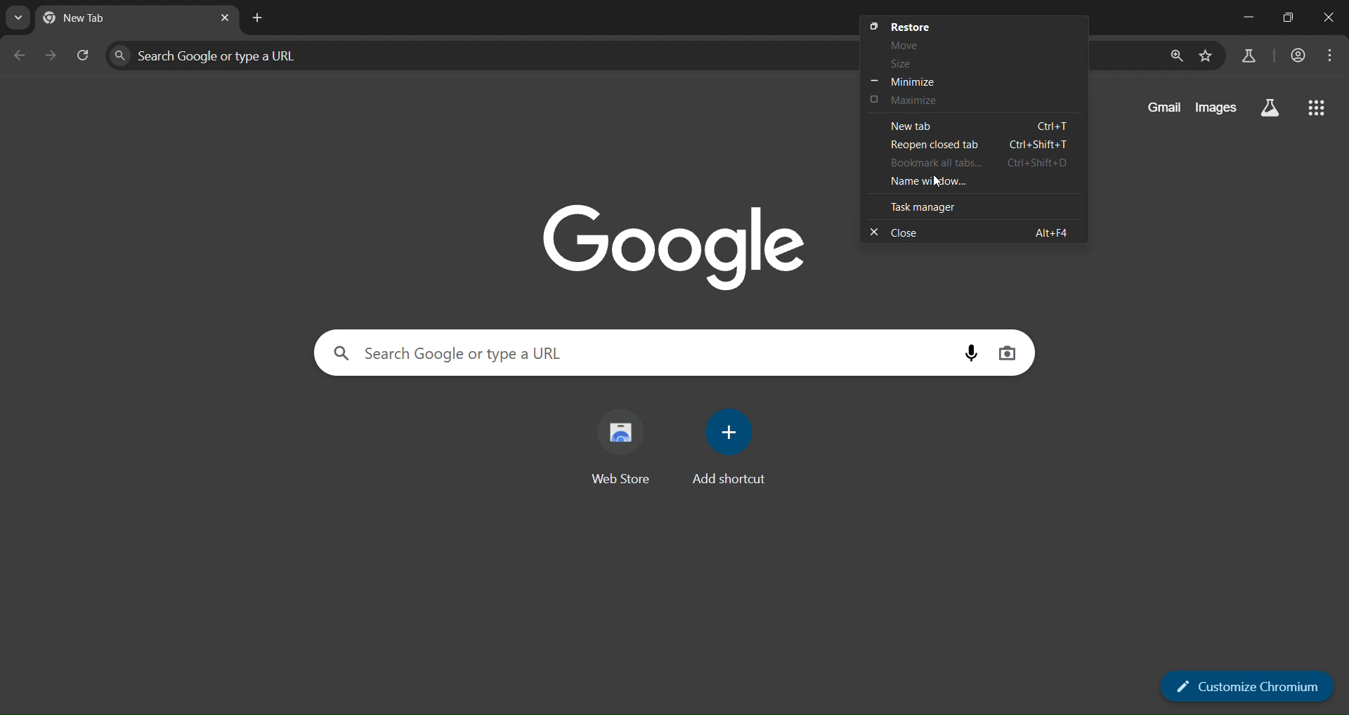 This screenshot has height=715, width=1349. I want to click on go back one page, so click(21, 53).